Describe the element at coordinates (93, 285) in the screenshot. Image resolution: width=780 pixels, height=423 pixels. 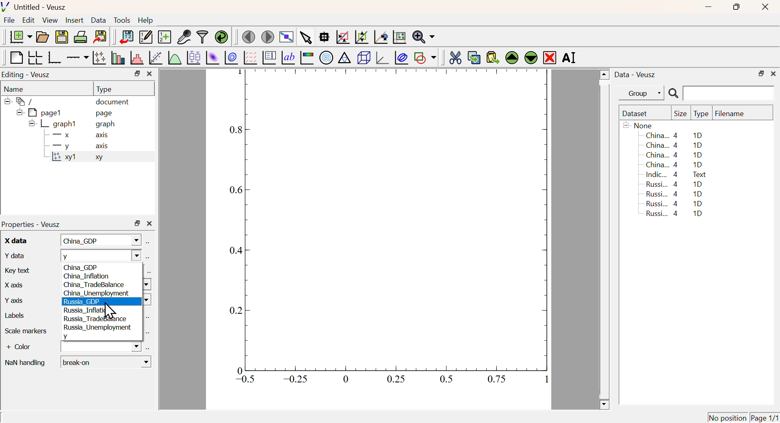
I see `China_TradeBalance` at that location.